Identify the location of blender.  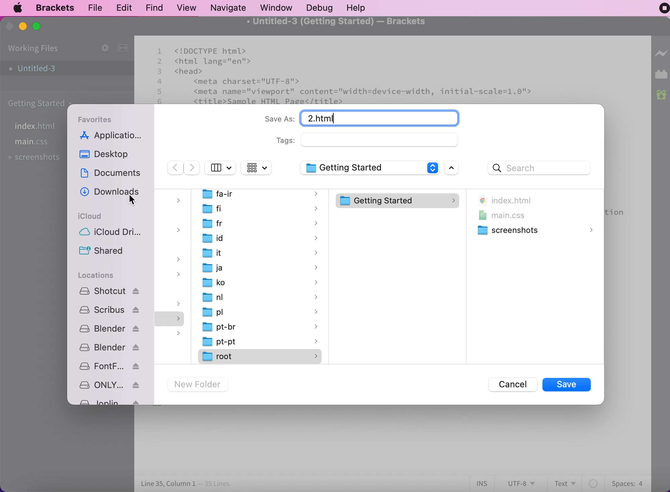
(109, 347).